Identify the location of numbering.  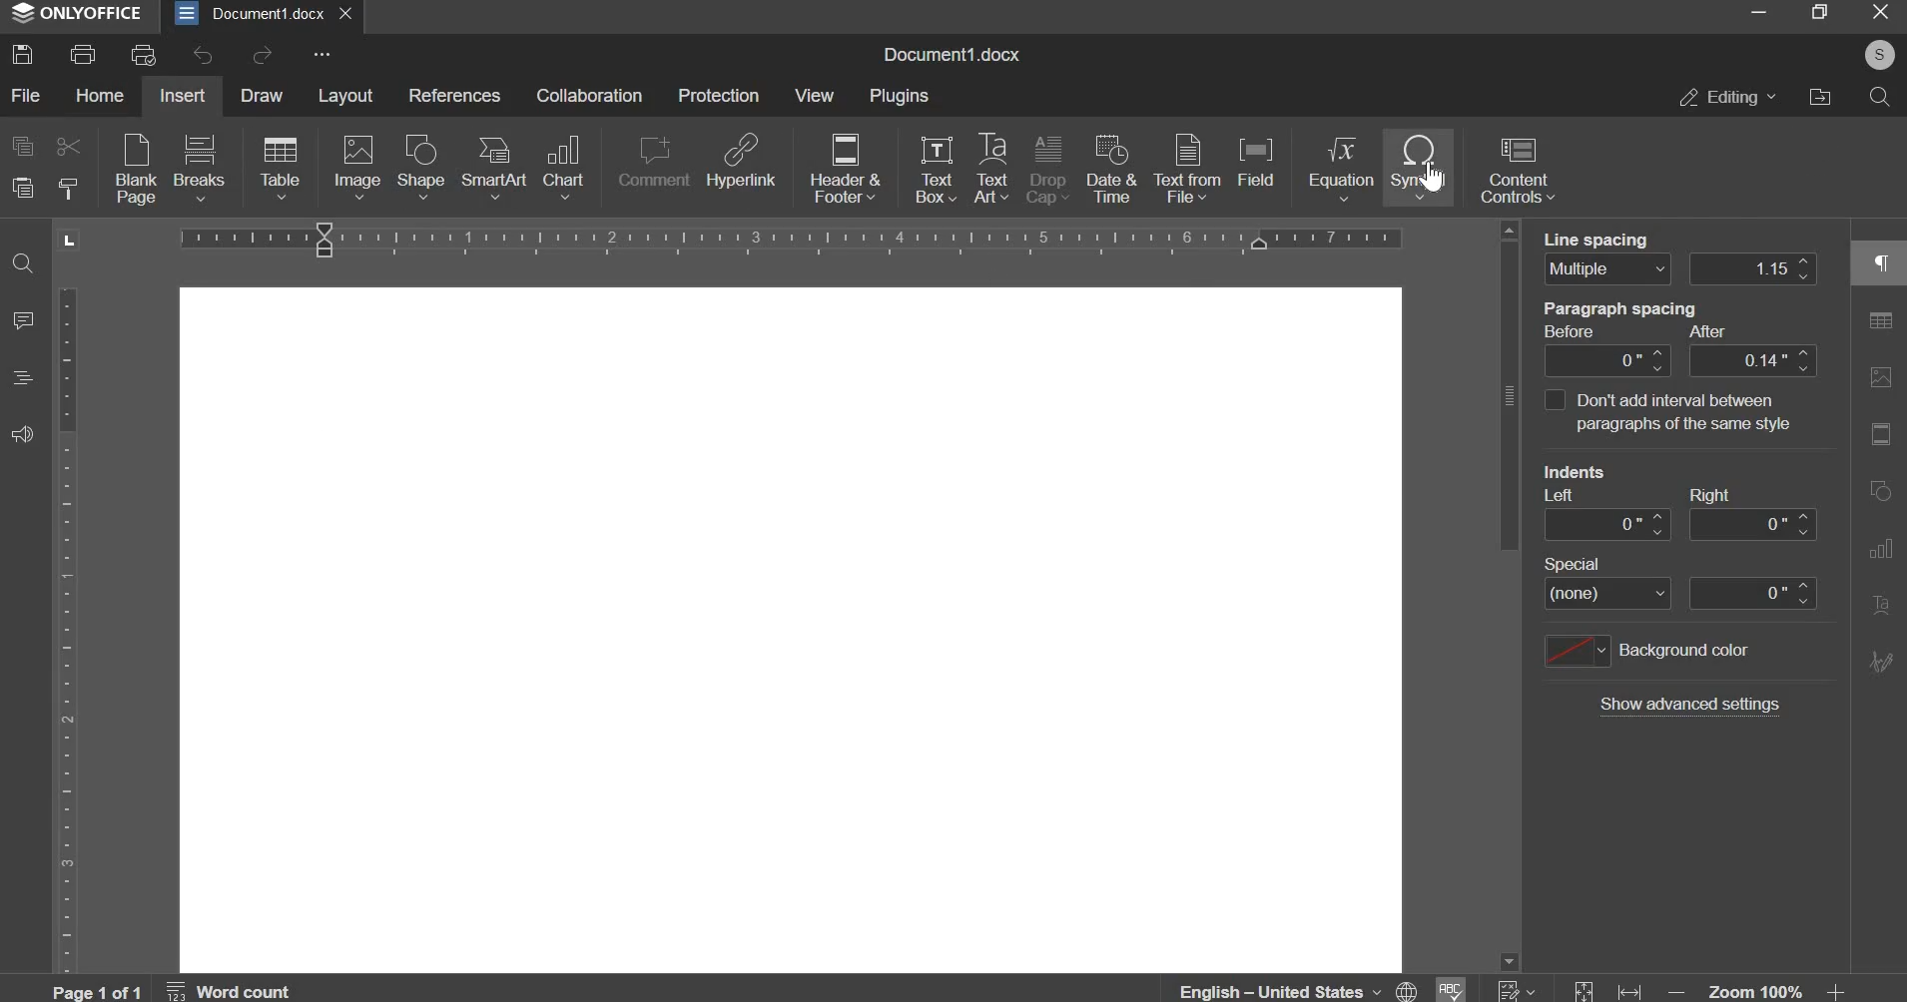
(1513, 989).